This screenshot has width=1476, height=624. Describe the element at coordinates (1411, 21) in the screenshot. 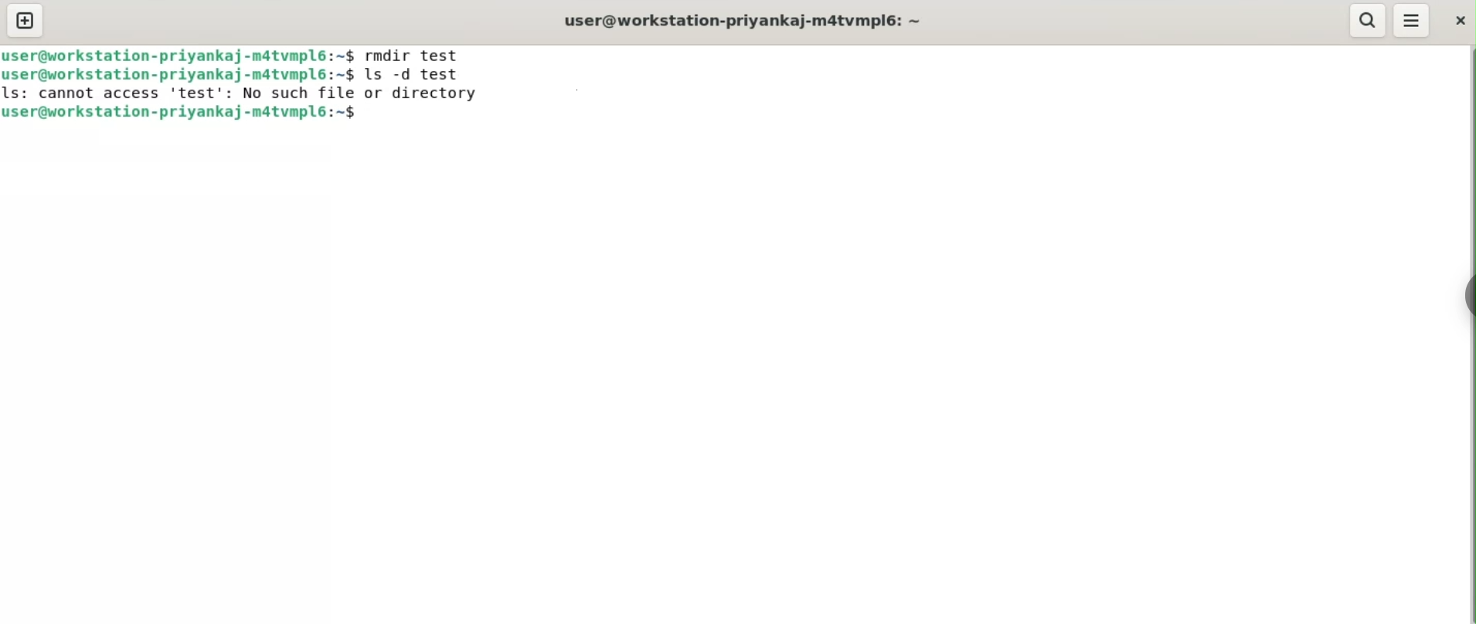

I see `menu` at that location.